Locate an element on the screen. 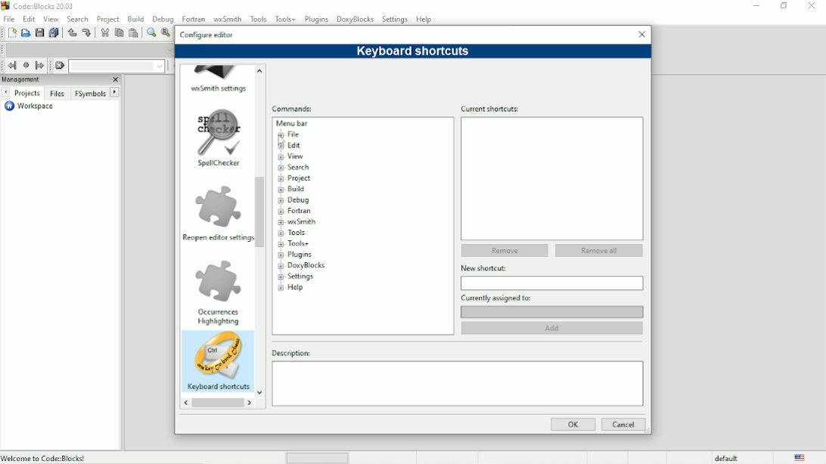  Search is located at coordinates (79, 18).